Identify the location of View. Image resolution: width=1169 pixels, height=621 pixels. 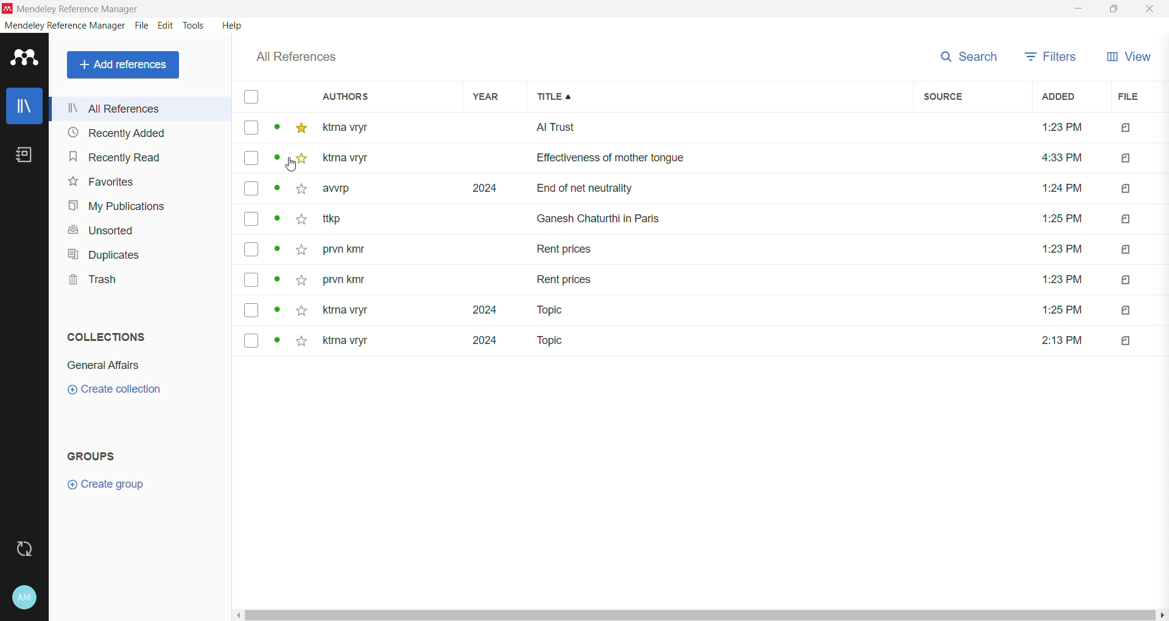
(1127, 58).